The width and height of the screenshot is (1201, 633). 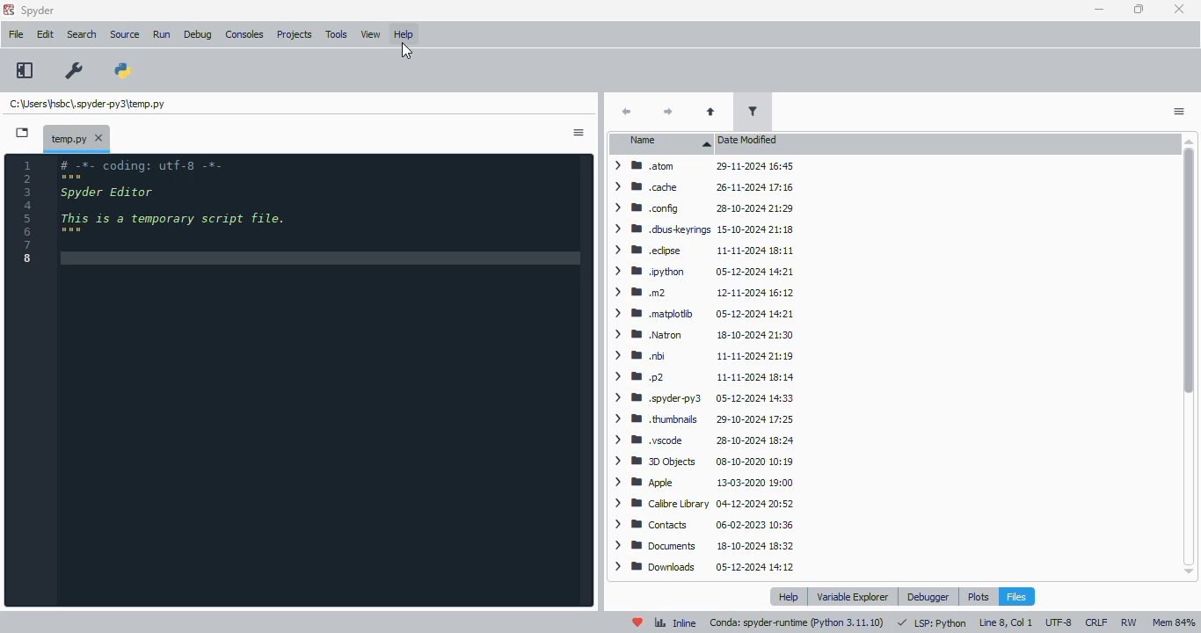 What do you see at coordinates (403, 35) in the screenshot?
I see `help` at bounding box center [403, 35].